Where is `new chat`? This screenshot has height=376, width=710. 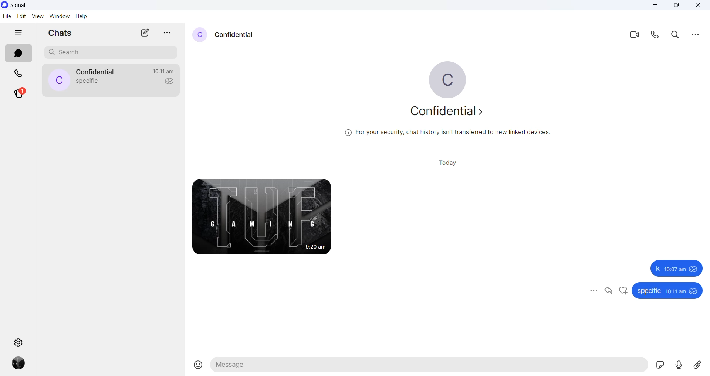
new chat is located at coordinates (145, 33).